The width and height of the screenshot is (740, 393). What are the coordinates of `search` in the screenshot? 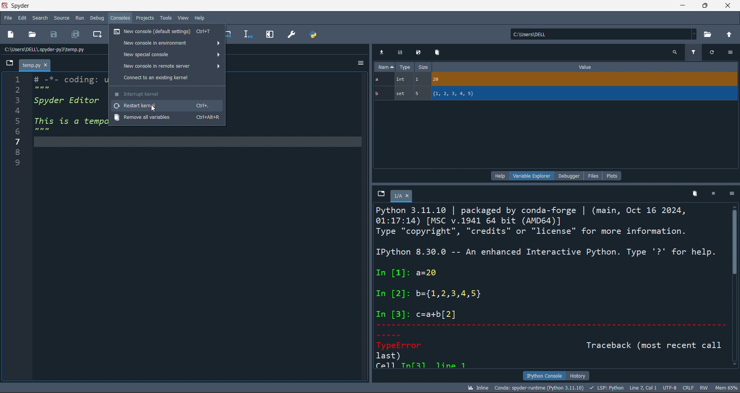 It's located at (40, 18).